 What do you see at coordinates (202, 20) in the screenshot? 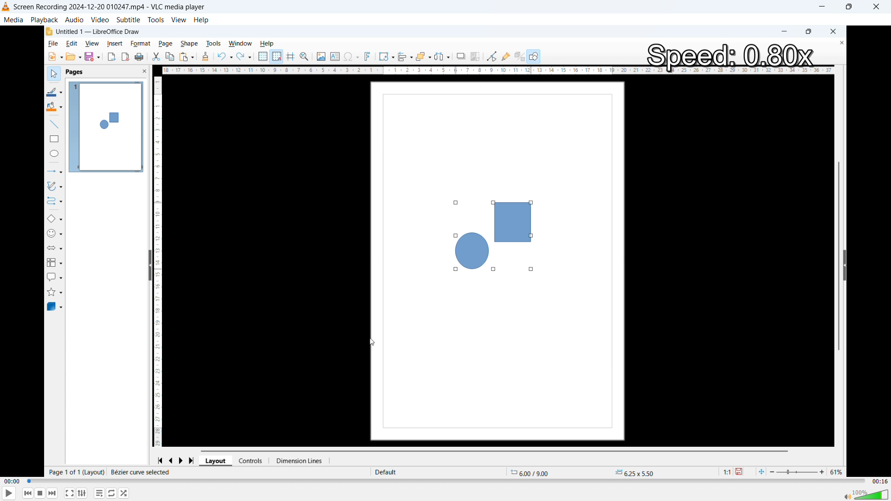
I see `help ` at bounding box center [202, 20].